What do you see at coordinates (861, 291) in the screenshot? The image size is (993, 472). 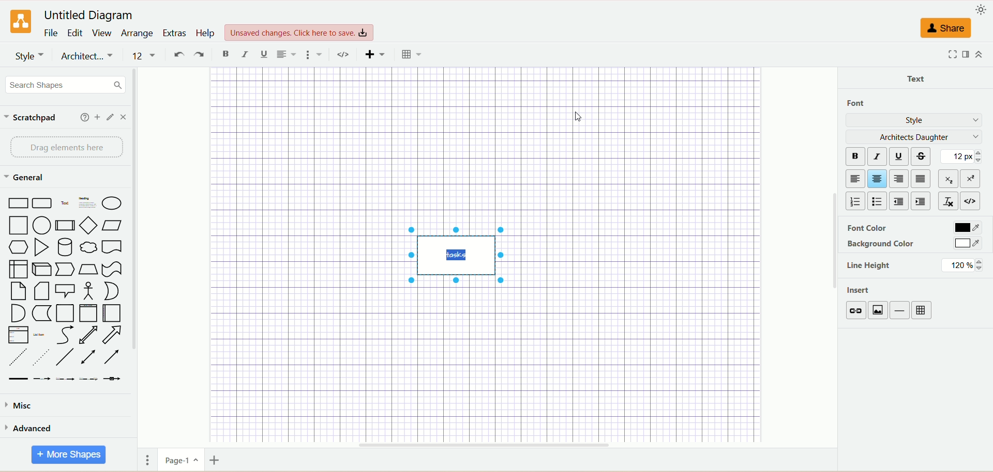 I see `insert` at bounding box center [861, 291].